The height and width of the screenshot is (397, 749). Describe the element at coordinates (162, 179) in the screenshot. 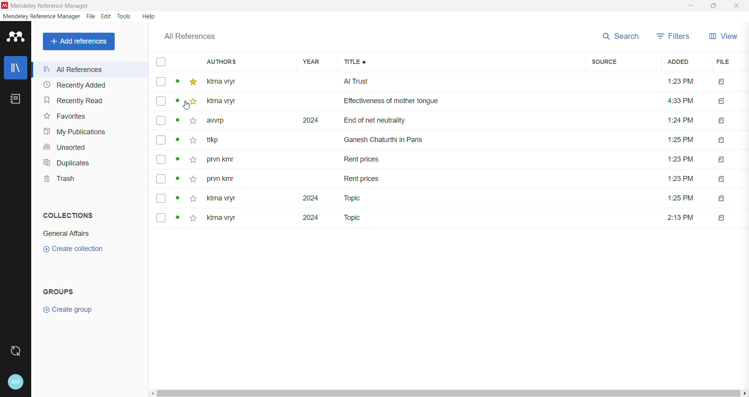

I see `box` at that location.